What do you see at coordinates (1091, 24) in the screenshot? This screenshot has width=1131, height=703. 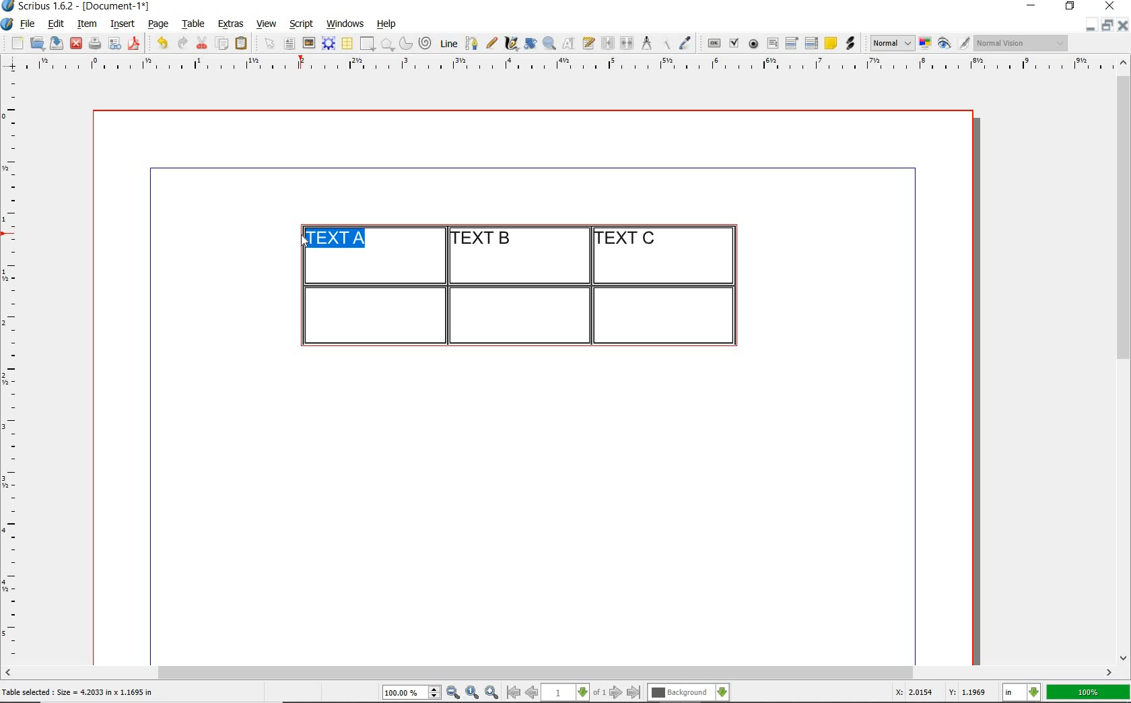 I see `minimize` at bounding box center [1091, 24].